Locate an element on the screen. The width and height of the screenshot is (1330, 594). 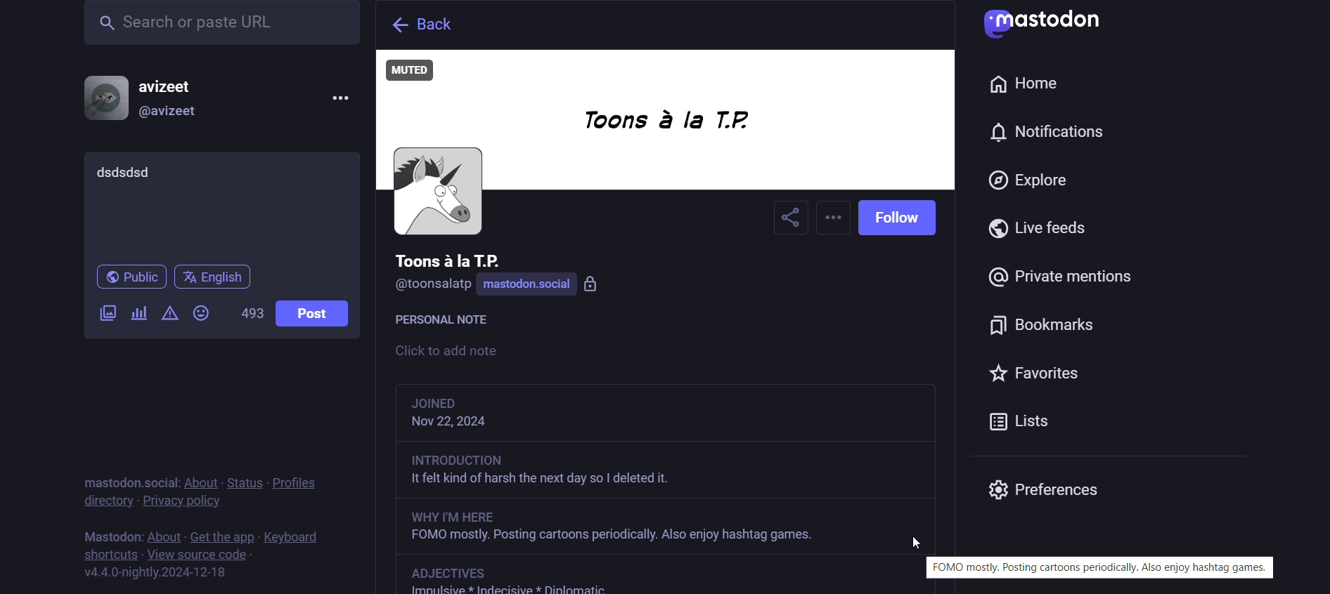
add emoji is located at coordinates (203, 312).